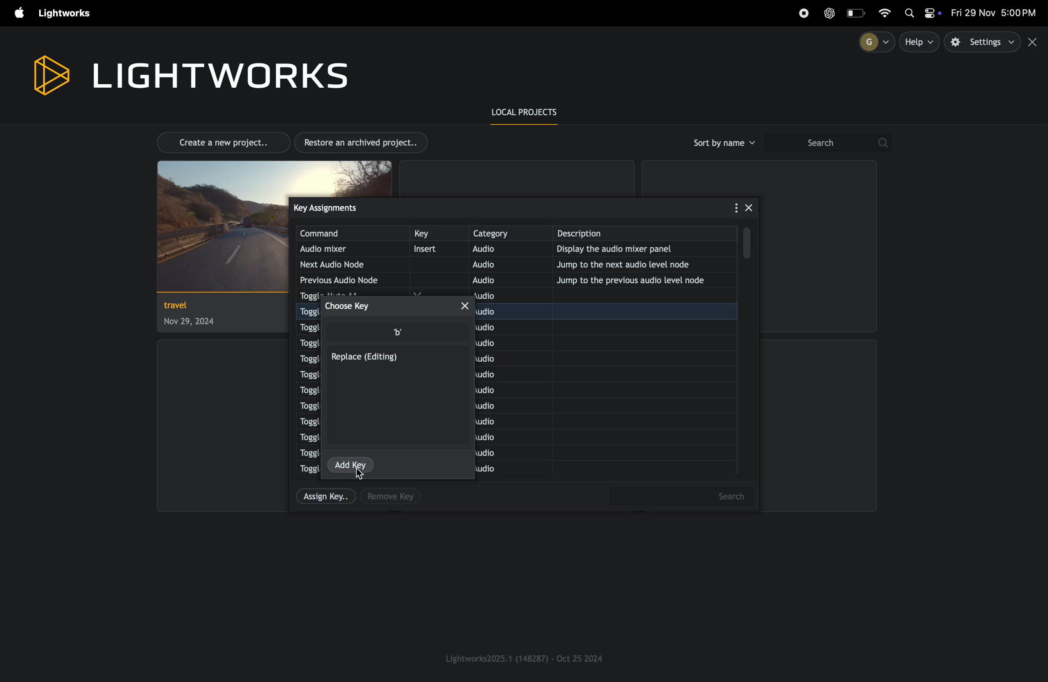 This screenshot has width=1048, height=682. Describe the element at coordinates (364, 475) in the screenshot. I see `cursor` at that location.